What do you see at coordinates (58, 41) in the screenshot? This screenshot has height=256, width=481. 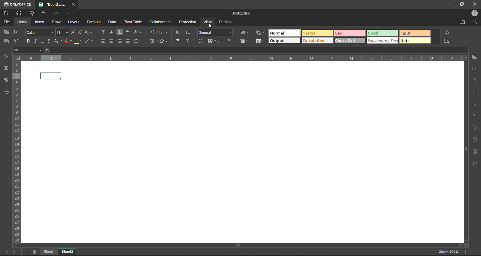 I see `sub/superscript` at bounding box center [58, 41].